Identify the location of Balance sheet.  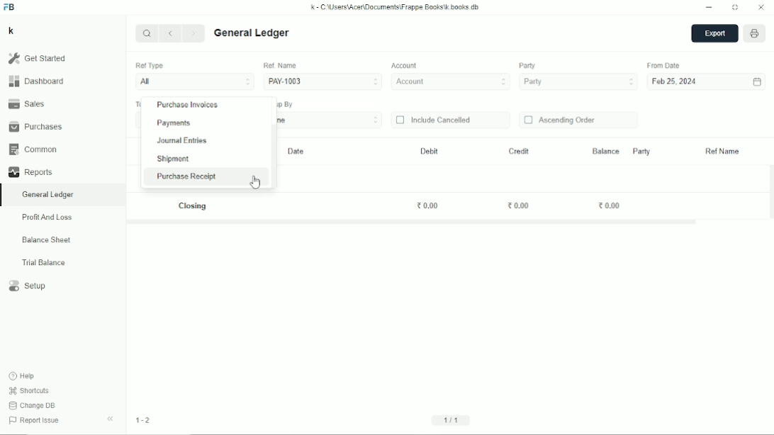
(47, 239).